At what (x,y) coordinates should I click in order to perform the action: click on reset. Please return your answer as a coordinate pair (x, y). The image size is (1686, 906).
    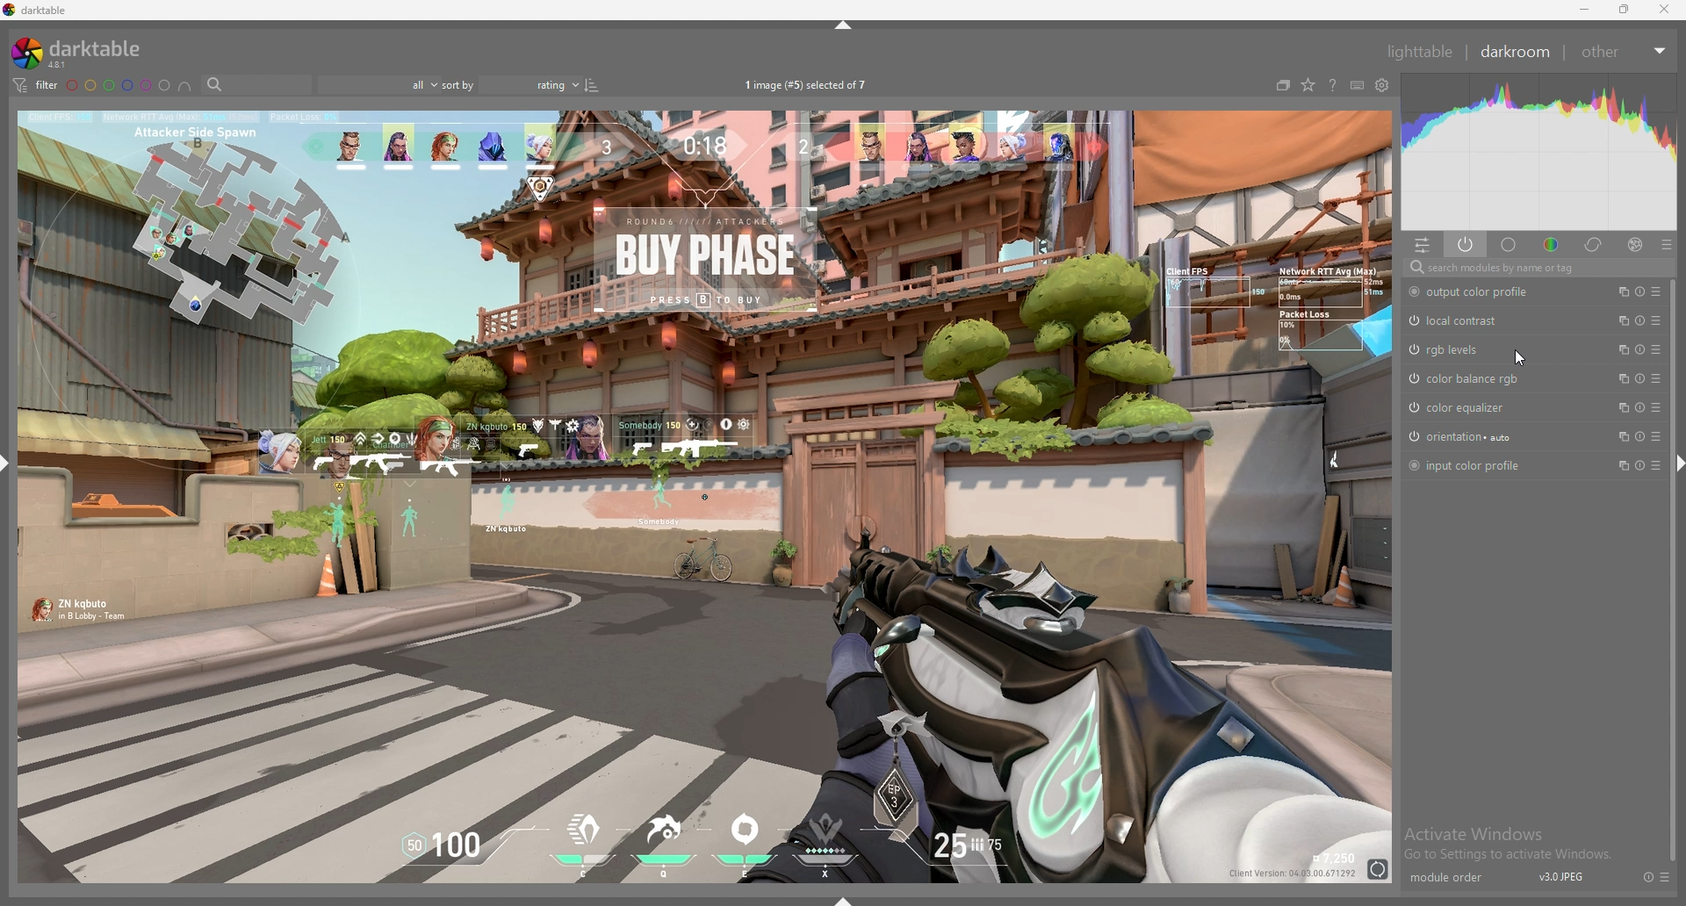
    Looking at the image, I should click on (1641, 436).